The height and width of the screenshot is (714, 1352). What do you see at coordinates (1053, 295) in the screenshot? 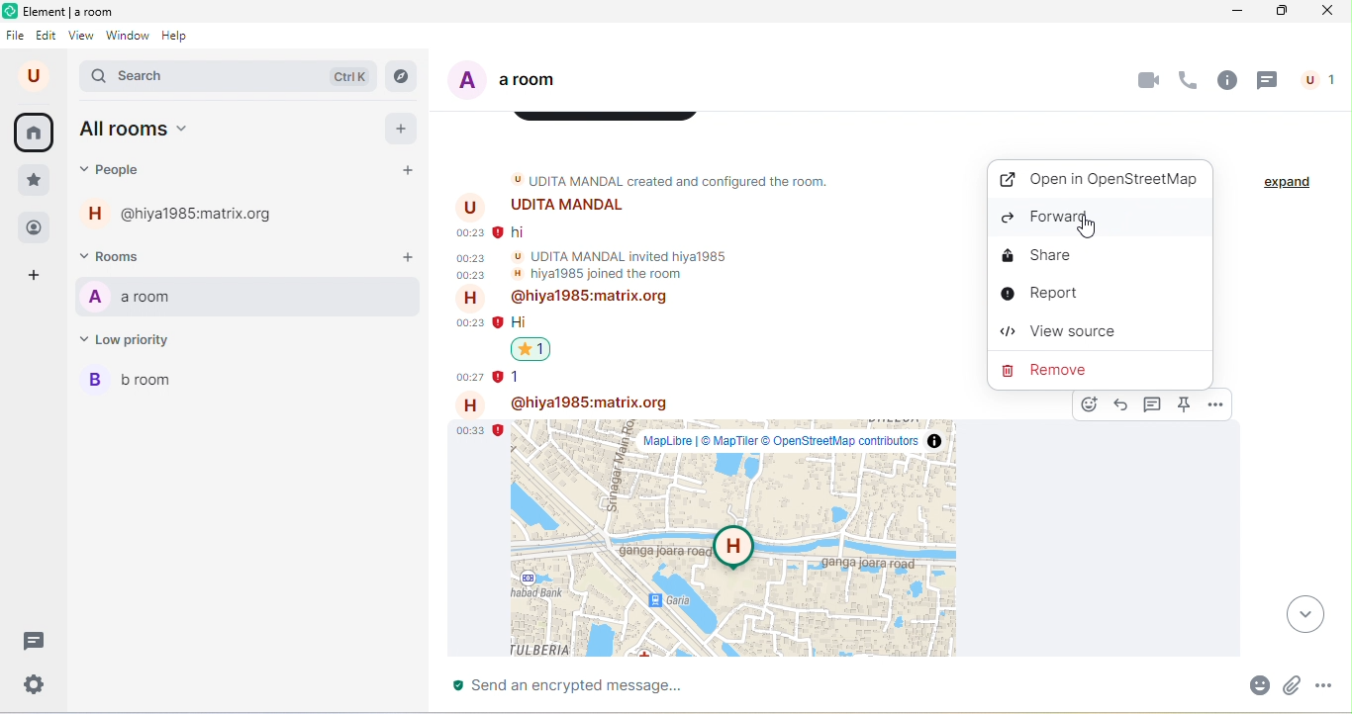
I see `report` at bounding box center [1053, 295].